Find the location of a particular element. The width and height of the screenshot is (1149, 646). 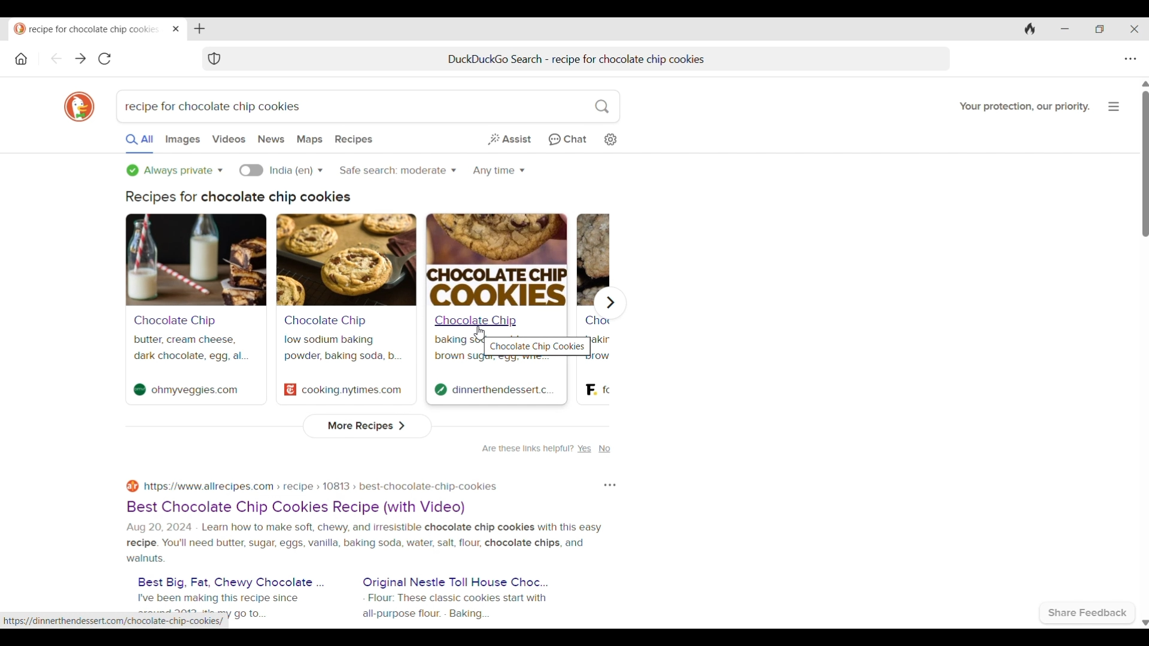

Turn on language specific search is located at coordinates (251, 170).